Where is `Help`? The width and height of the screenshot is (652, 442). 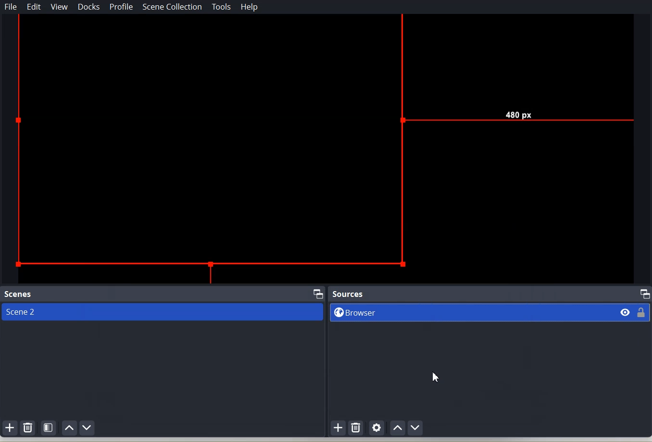
Help is located at coordinates (250, 7).